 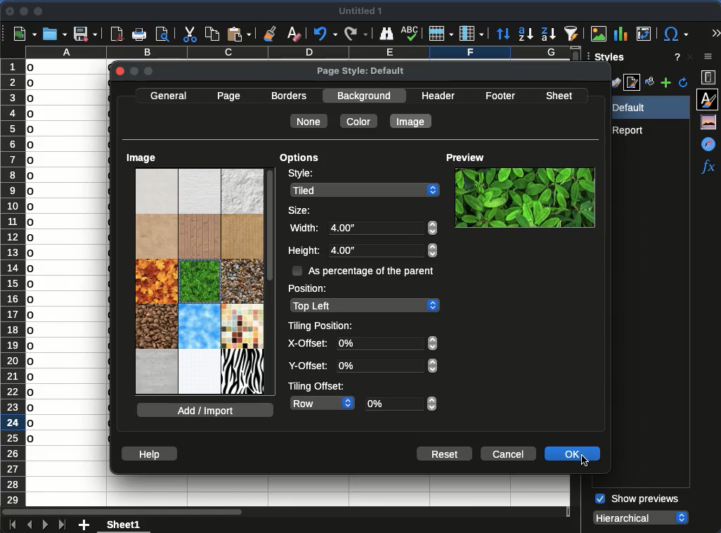 I want to click on previous sheet, so click(x=28, y=525).